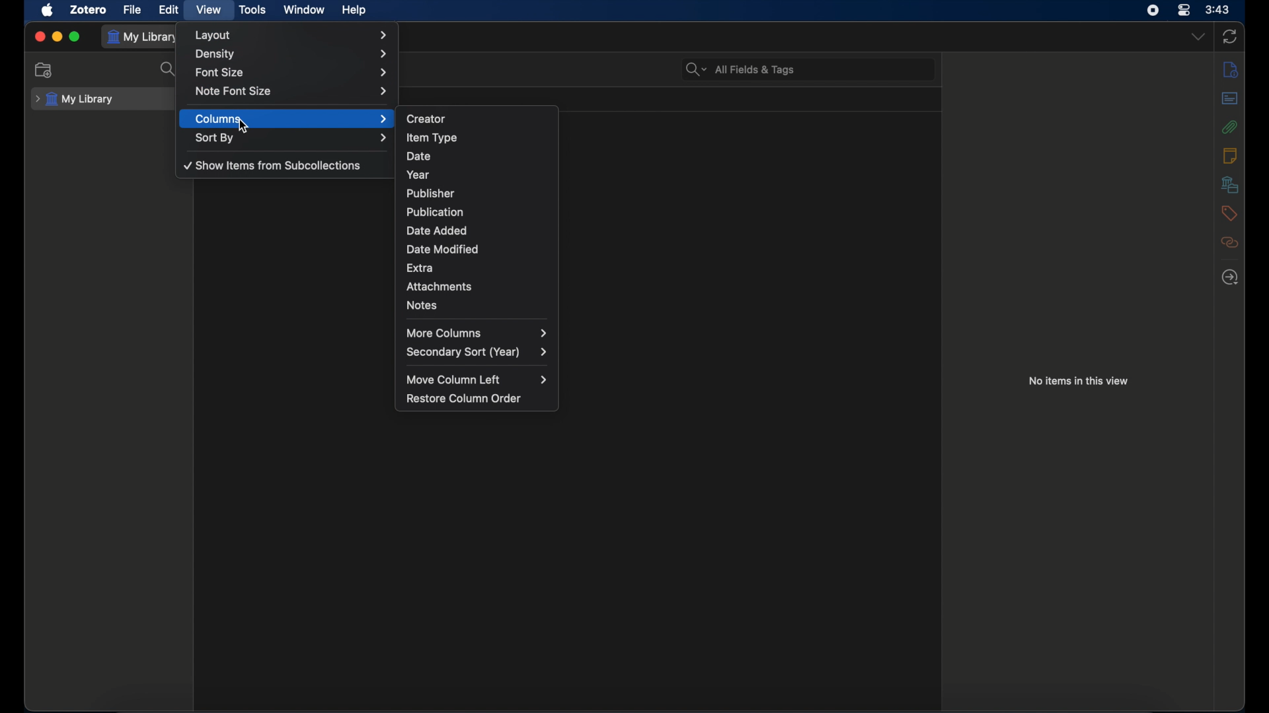 Image resolution: width=1269 pixels, height=713 pixels. Describe the element at coordinates (477, 155) in the screenshot. I see `date` at that location.